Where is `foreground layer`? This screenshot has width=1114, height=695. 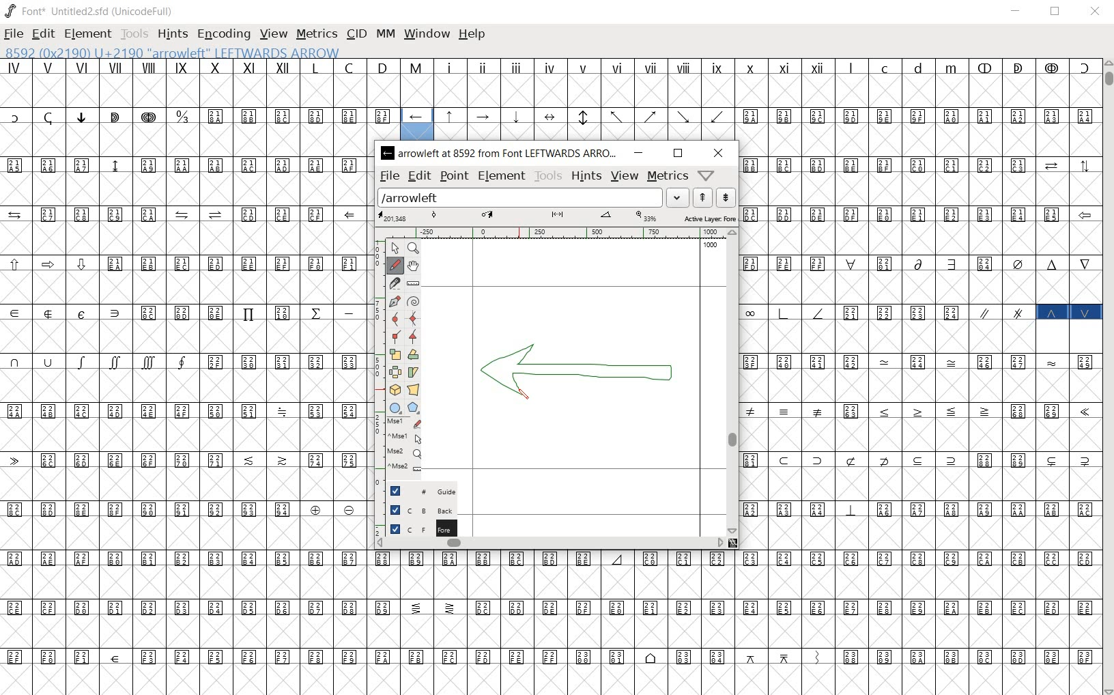
foreground layer is located at coordinates (416, 528).